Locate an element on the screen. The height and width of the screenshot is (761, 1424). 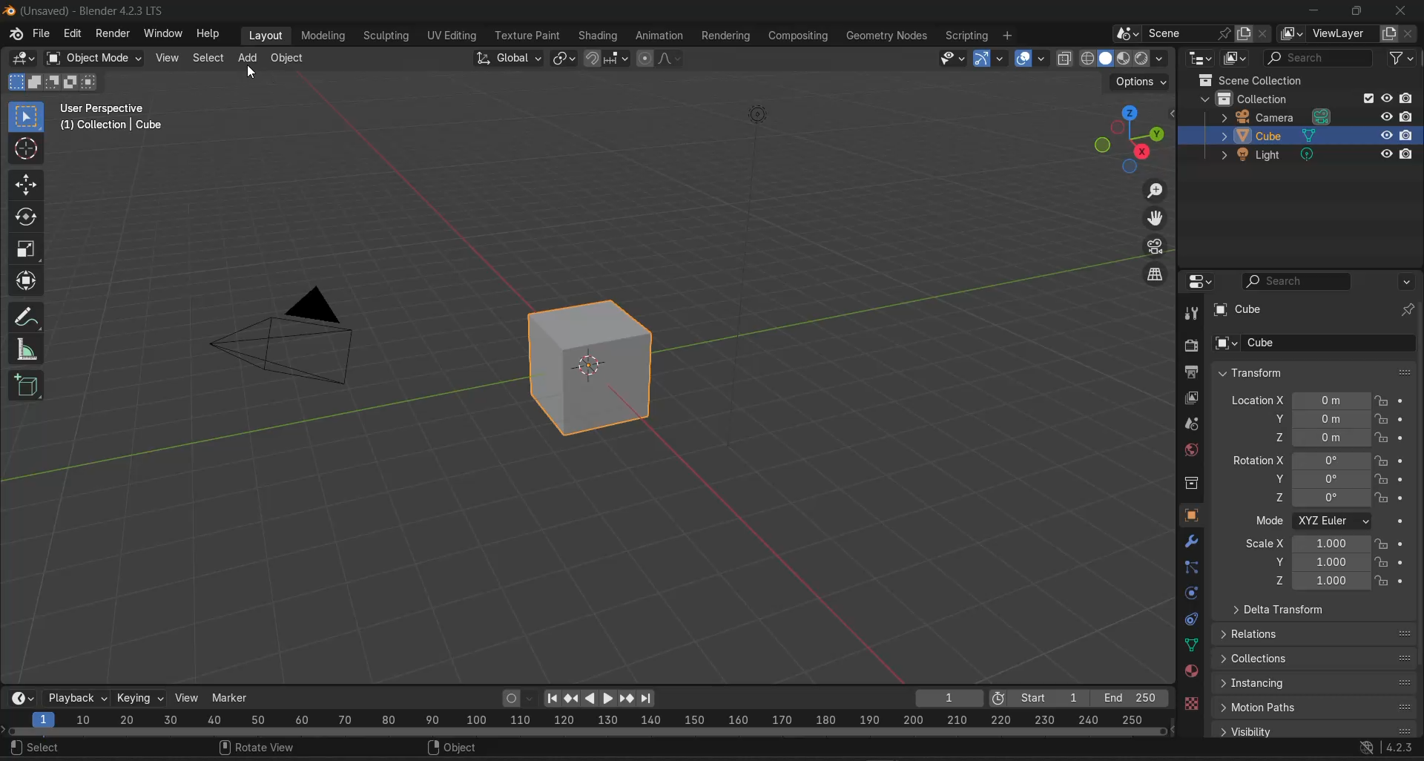
options is located at coordinates (1409, 281).